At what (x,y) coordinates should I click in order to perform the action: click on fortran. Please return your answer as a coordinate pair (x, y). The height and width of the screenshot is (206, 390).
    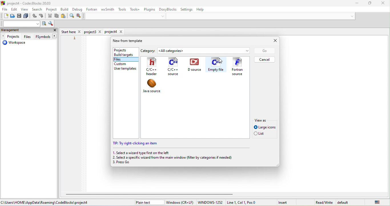
    Looking at the image, I should click on (92, 9).